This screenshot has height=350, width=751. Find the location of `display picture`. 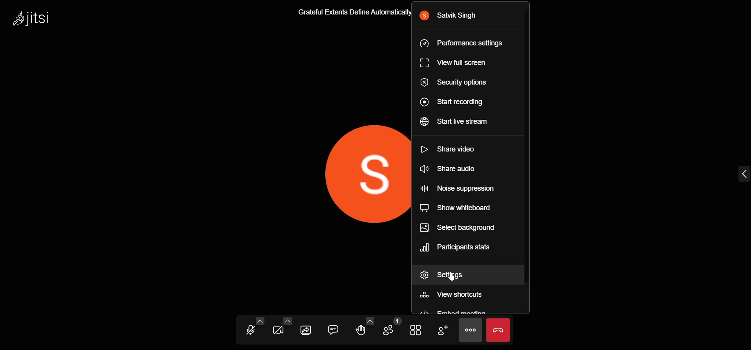

display picture is located at coordinates (357, 176).